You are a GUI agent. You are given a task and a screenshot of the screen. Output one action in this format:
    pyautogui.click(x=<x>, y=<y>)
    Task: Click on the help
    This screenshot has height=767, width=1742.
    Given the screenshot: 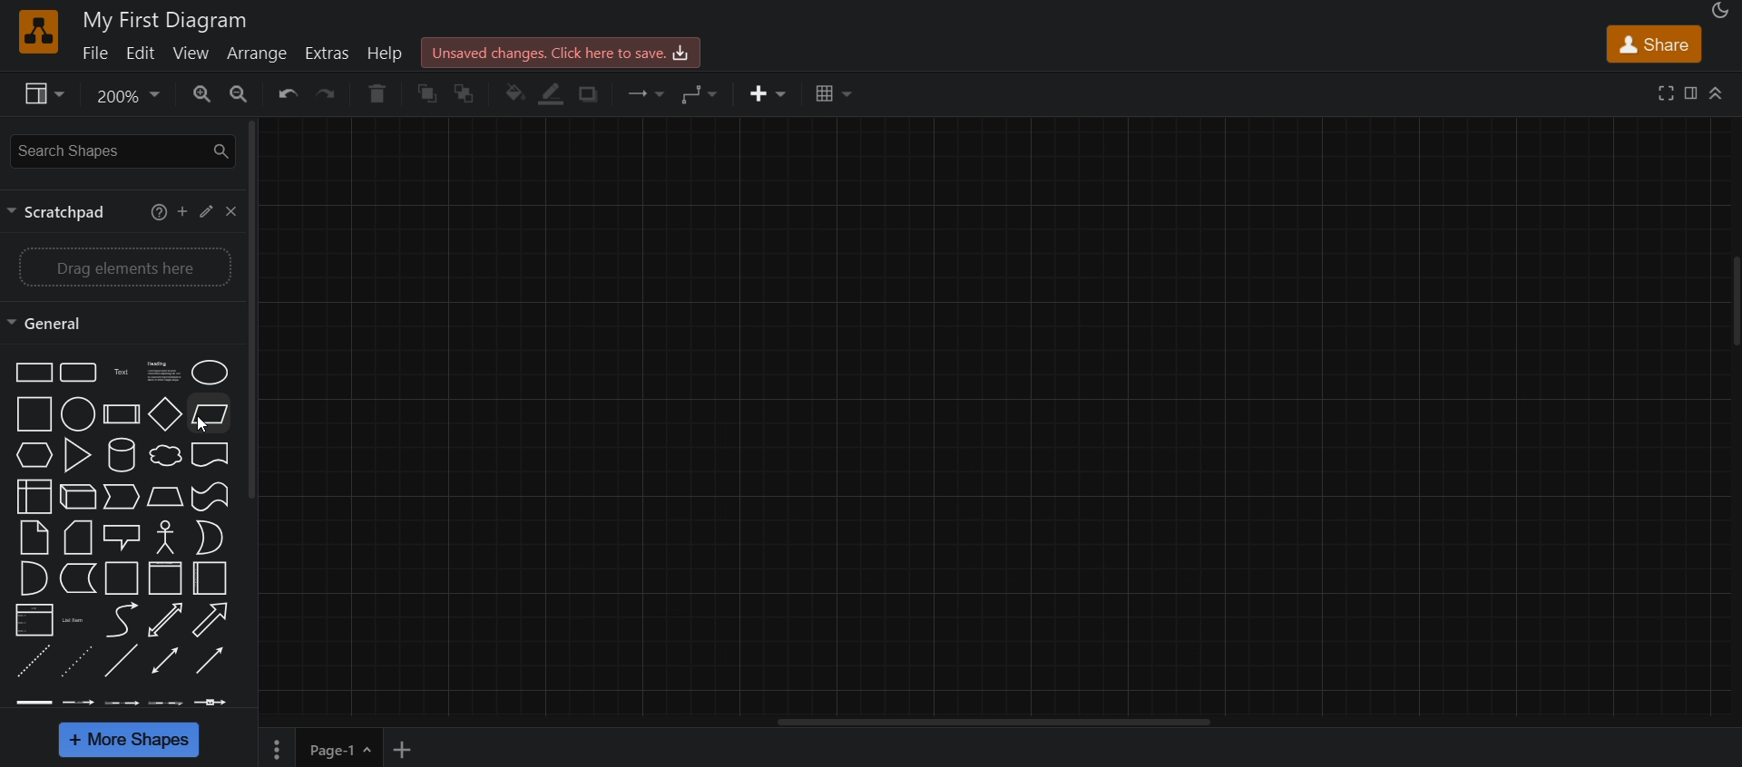 What is the action you would take?
    pyautogui.click(x=152, y=213)
    